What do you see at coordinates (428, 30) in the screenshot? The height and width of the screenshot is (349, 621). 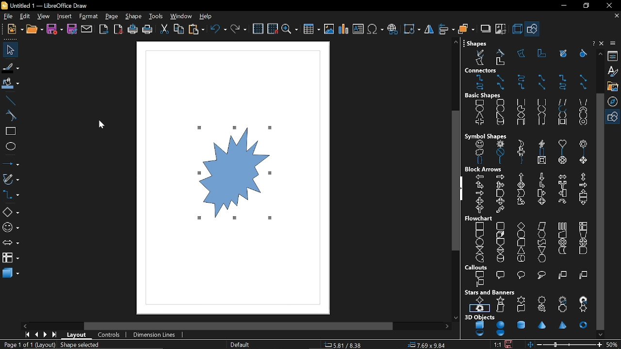 I see `Flip` at bounding box center [428, 30].